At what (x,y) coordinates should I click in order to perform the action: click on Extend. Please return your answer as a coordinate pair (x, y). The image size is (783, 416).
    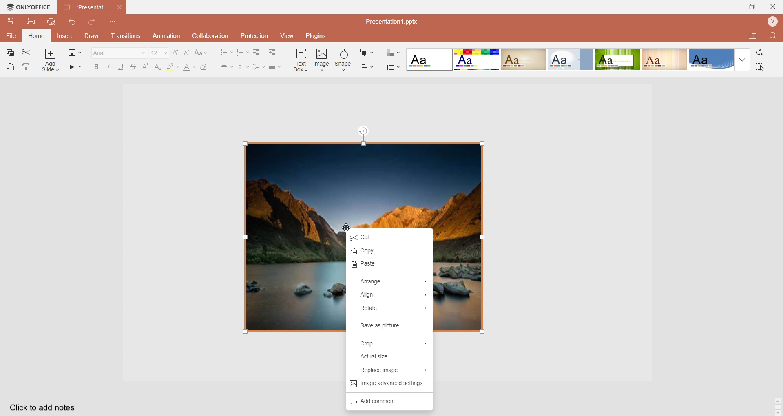
    Looking at the image, I should click on (756, 6).